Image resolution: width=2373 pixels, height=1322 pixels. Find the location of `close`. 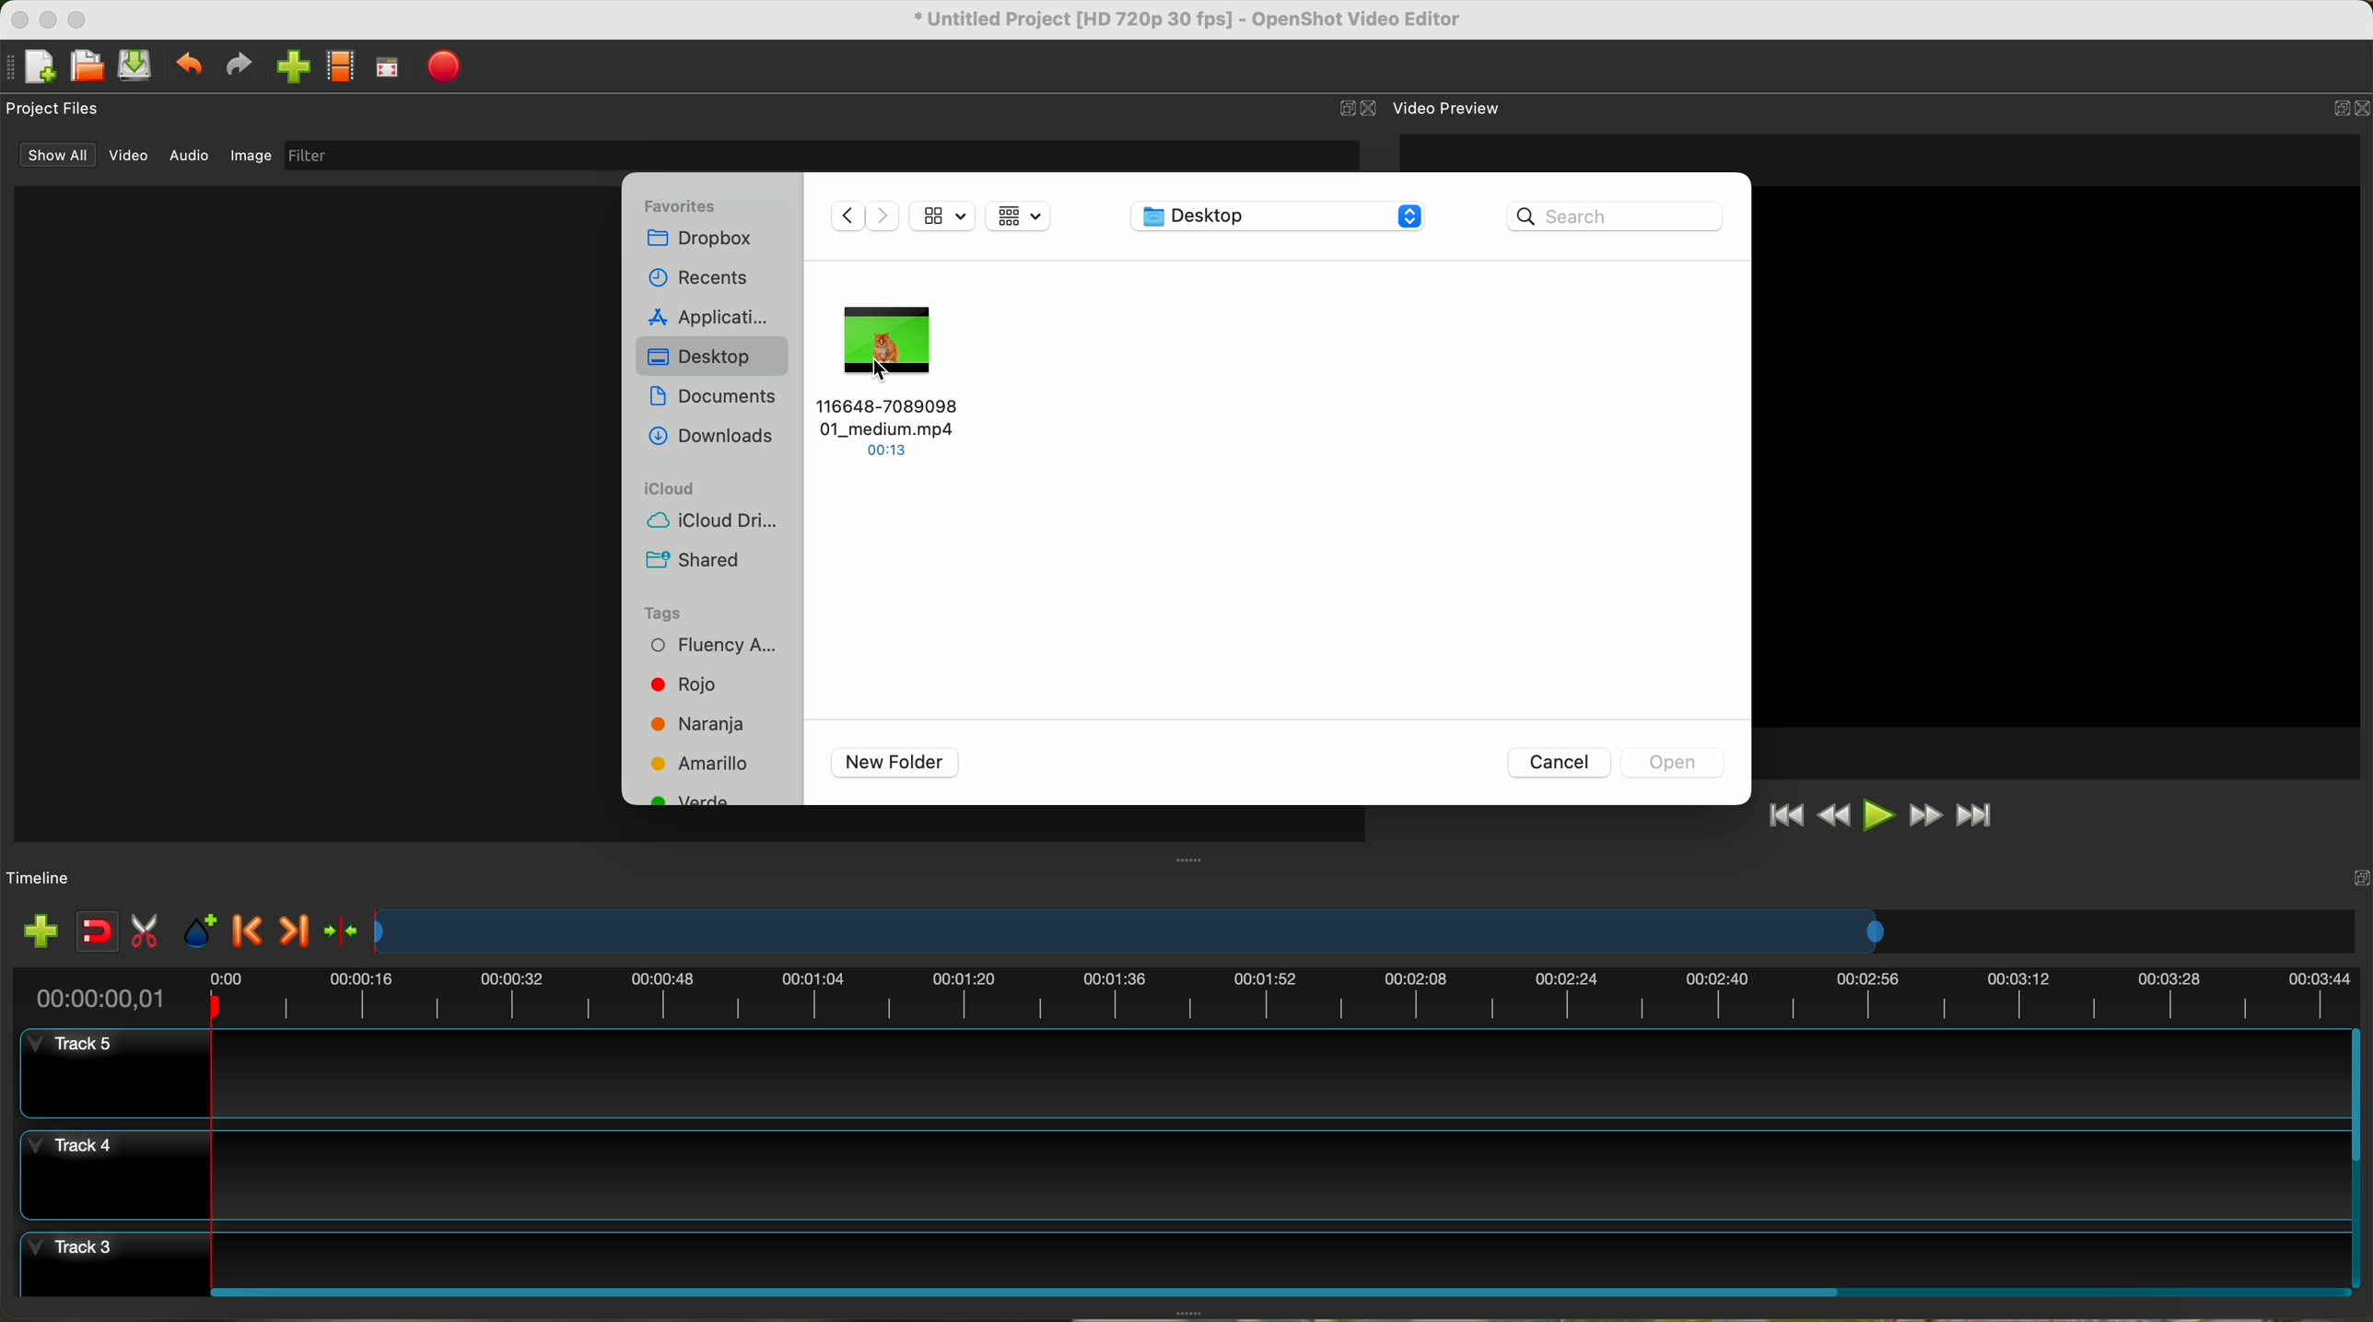

close is located at coordinates (1360, 109).